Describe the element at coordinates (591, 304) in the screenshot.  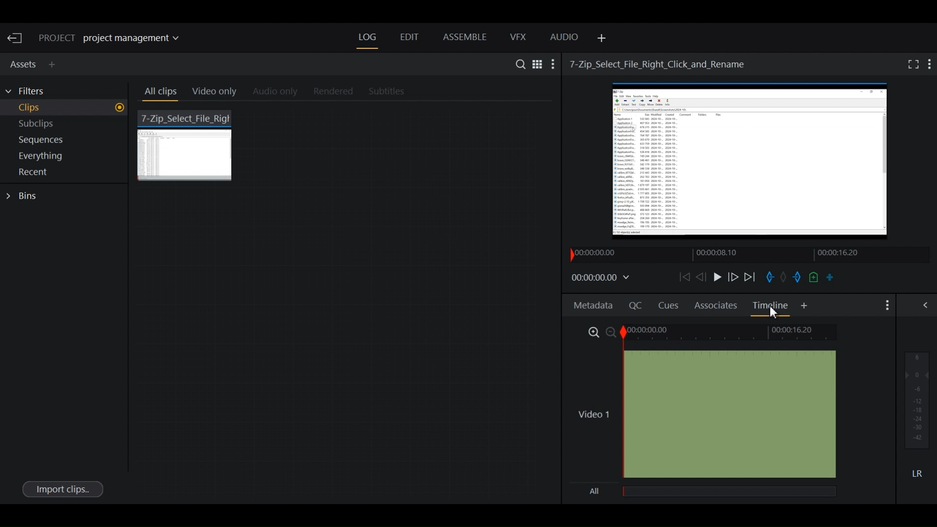
I see `Metadata` at that location.